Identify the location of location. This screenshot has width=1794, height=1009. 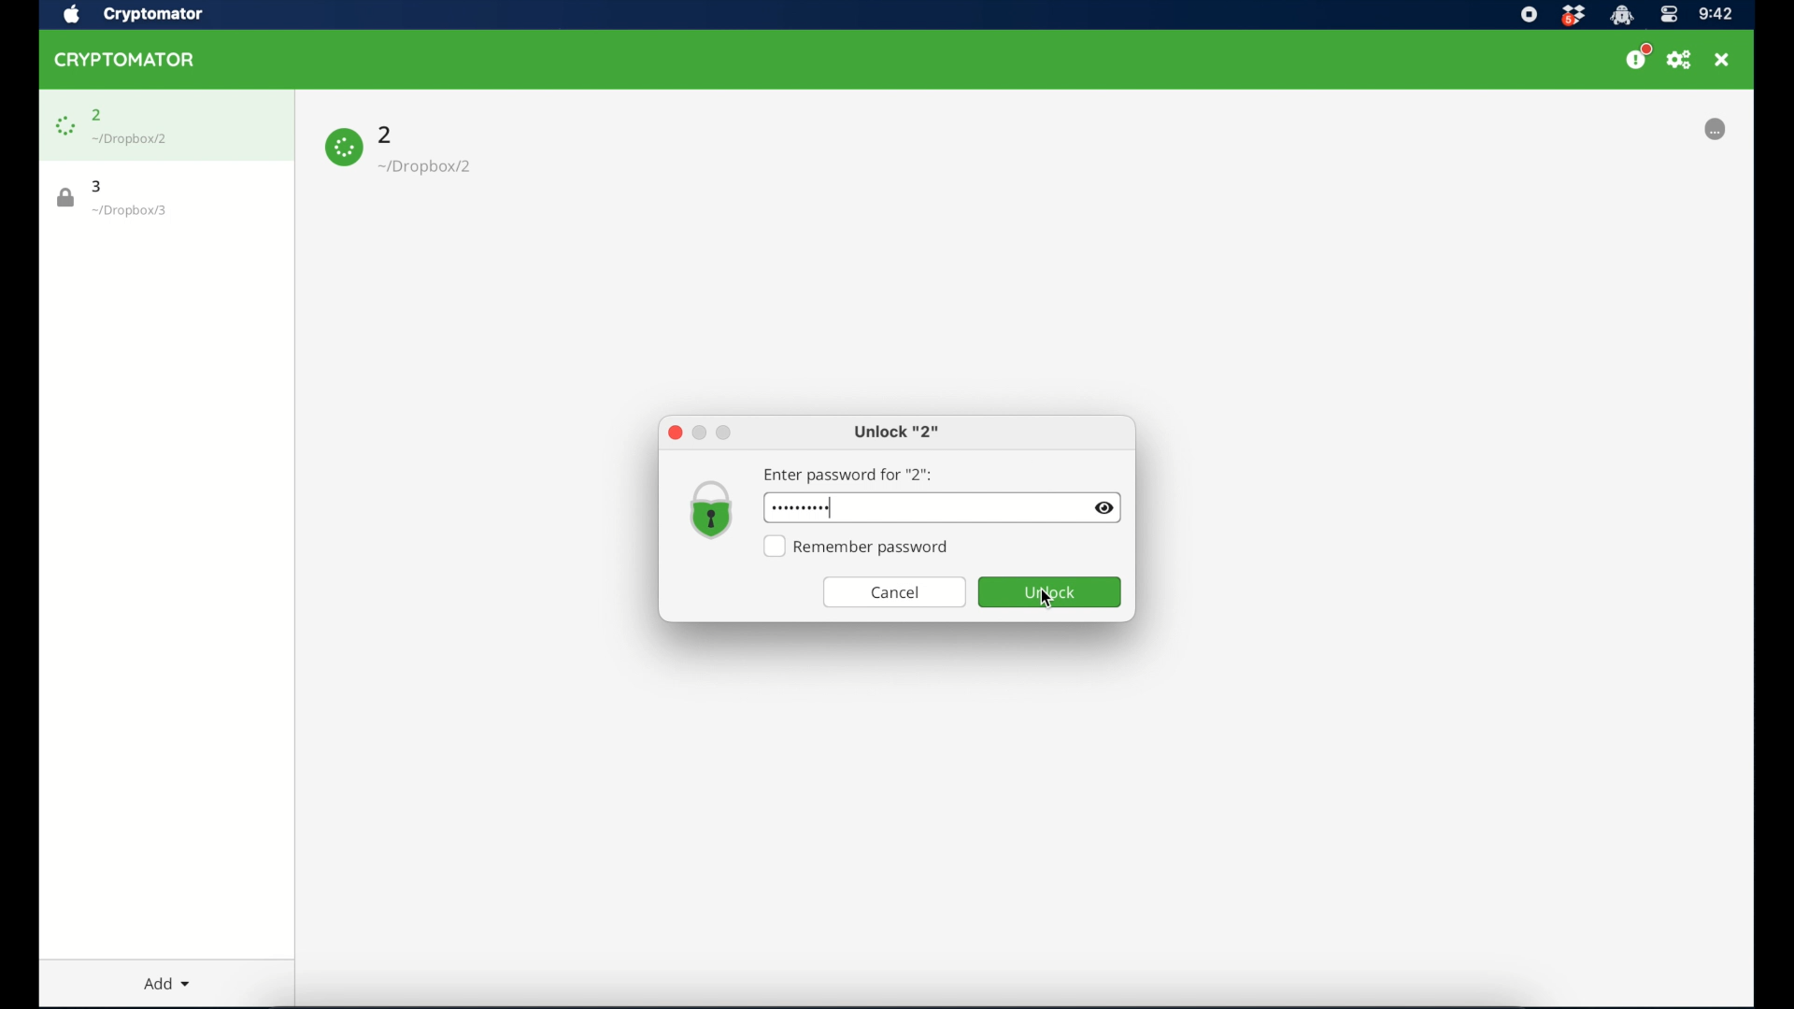
(130, 211).